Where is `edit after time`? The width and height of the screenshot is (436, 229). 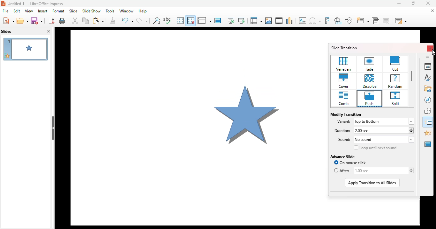
edit after time is located at coordinates (379, 170).